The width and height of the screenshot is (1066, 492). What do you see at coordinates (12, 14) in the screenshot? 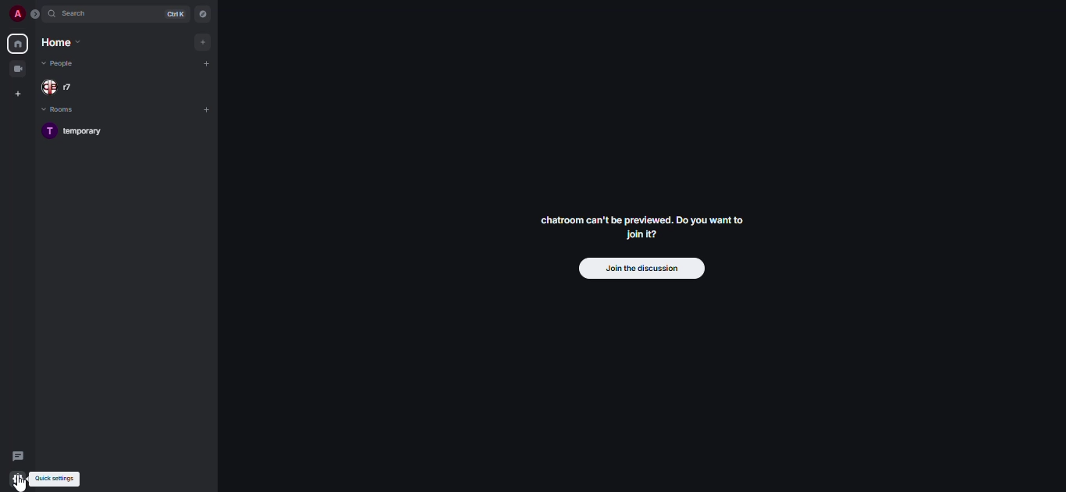
I see `profile` at bounding box center [12, 14].